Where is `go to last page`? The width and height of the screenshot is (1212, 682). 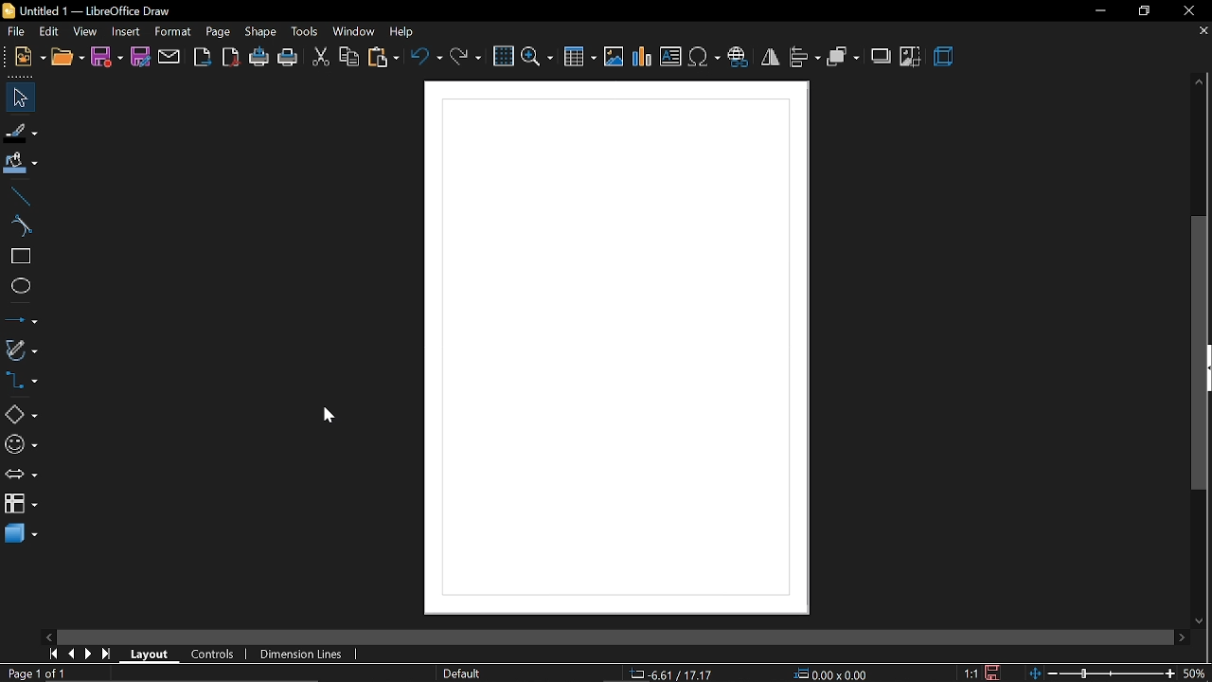
go to last page is located at coordinates (108, 655).